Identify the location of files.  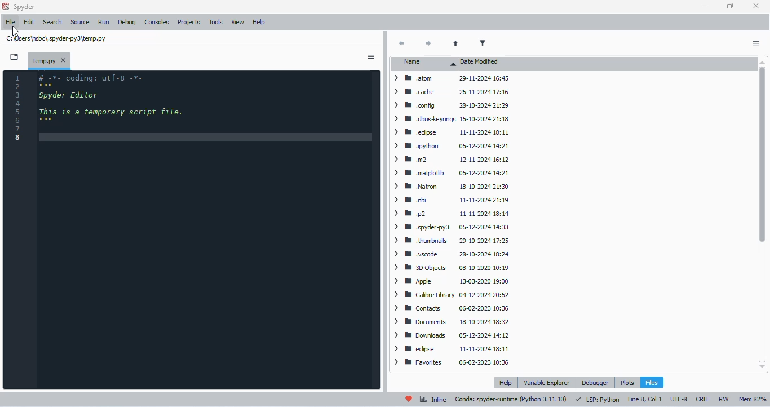
(652, 383).